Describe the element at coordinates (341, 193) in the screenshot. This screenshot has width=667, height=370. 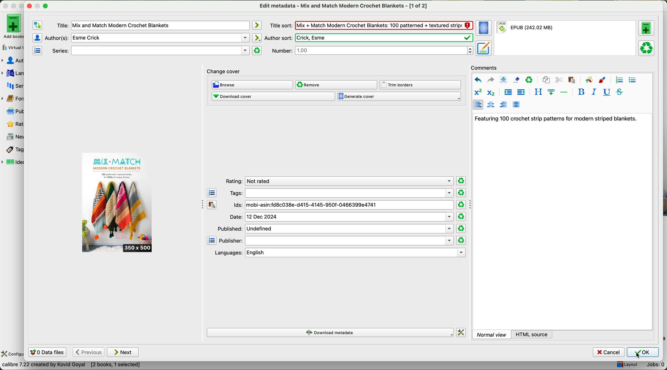
I see `tags` at that location.